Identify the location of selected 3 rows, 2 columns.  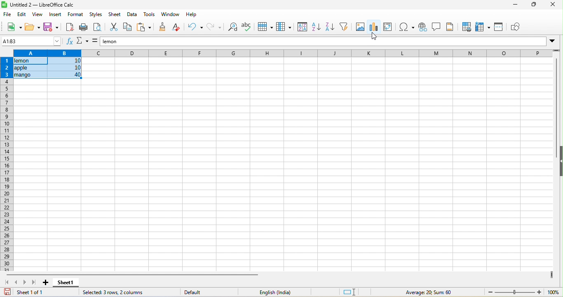
(120, 292).